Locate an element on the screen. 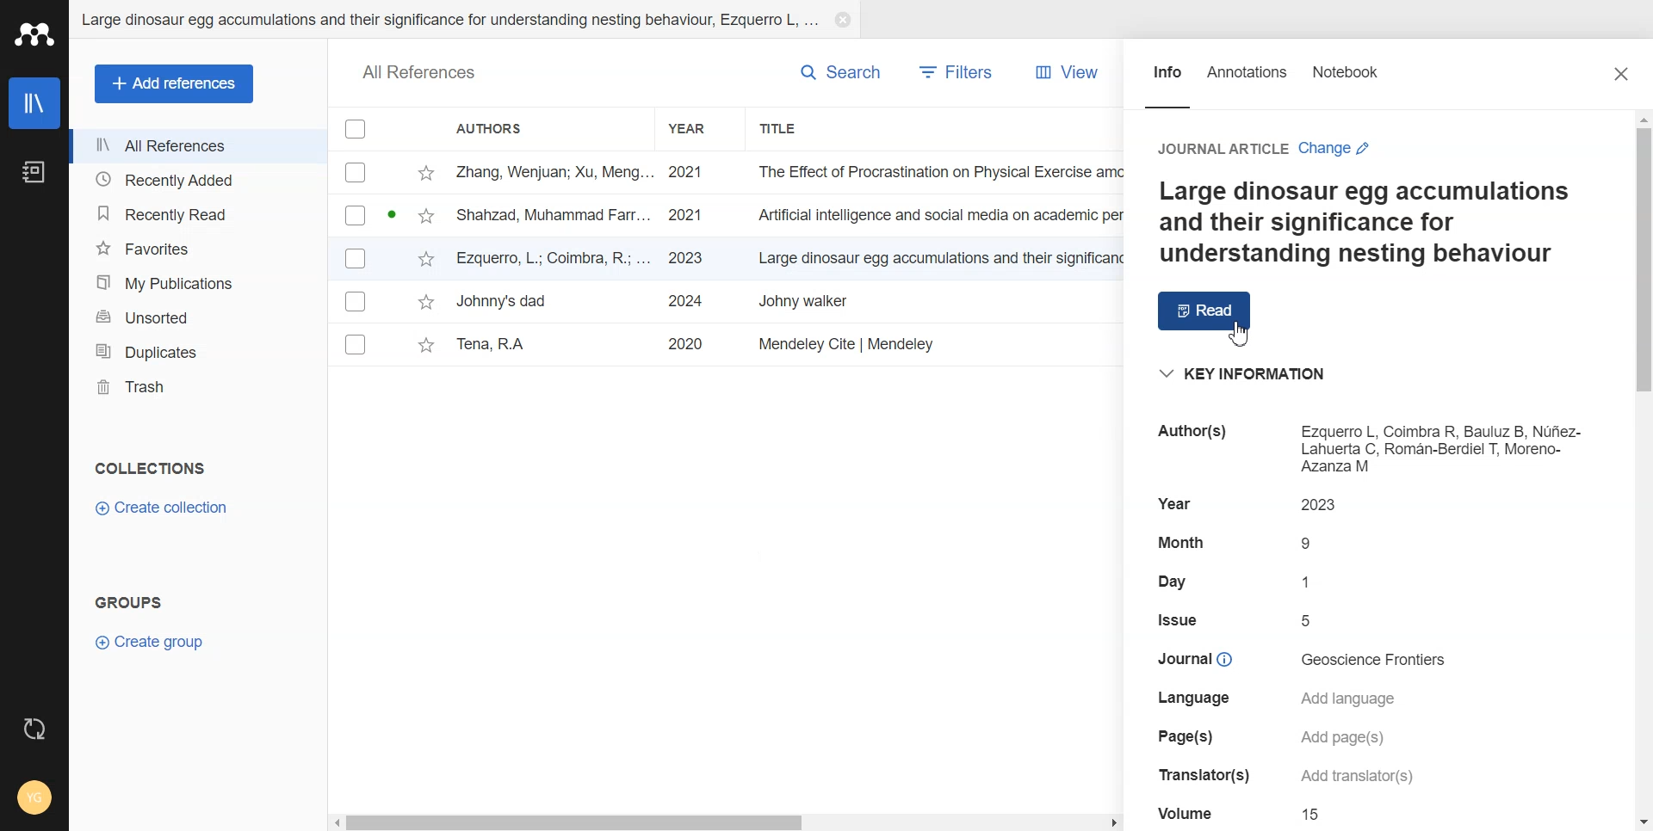 The width and height of the screenshot is (1653, 831). Account is located at coordinates (32, 799).